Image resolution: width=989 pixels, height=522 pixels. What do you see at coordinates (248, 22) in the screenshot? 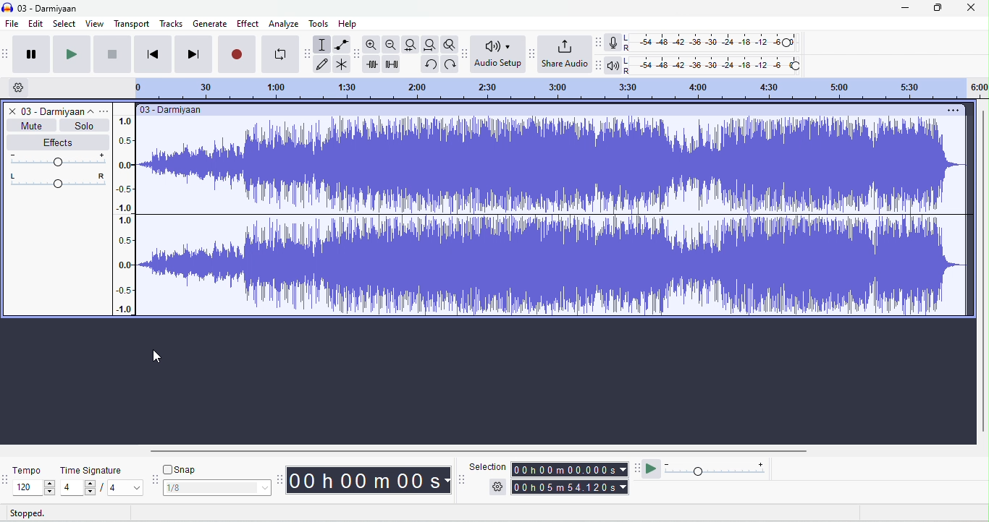
I see `effect` at bounding box center [248, 22].